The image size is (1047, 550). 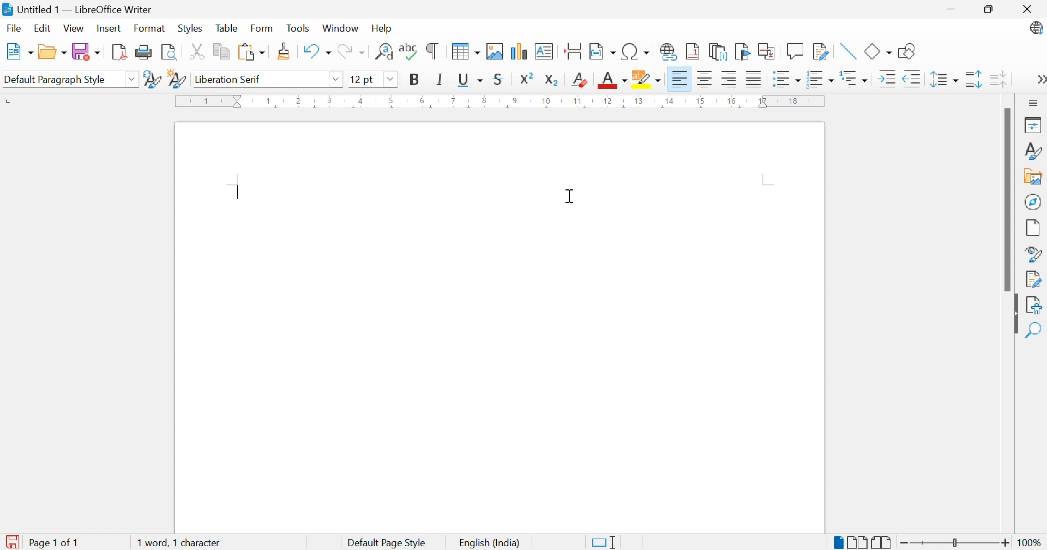 I want to click on Underline, so click(x=470, y=80).